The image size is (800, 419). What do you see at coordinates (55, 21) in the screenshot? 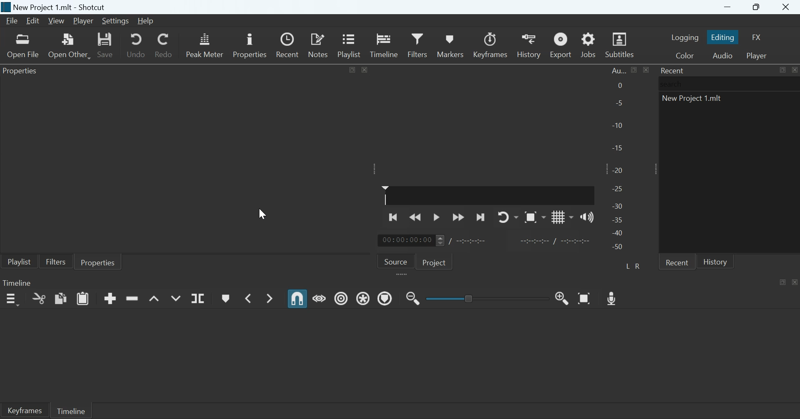
I see `View` at bounding box center [55, 21].